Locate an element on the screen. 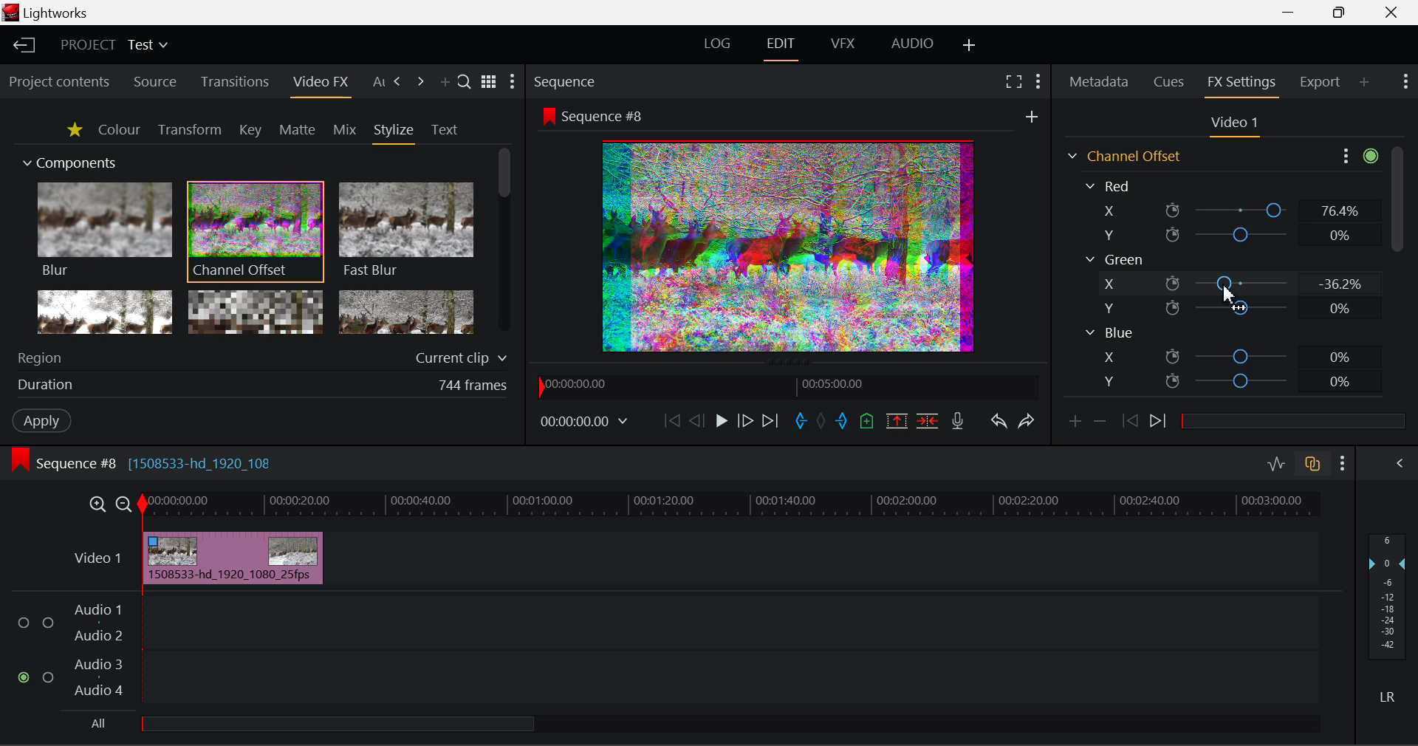 Image resolution: width=1418 pixels, height=746 pixels. Show Settings is located at coordinates (1357, 157).